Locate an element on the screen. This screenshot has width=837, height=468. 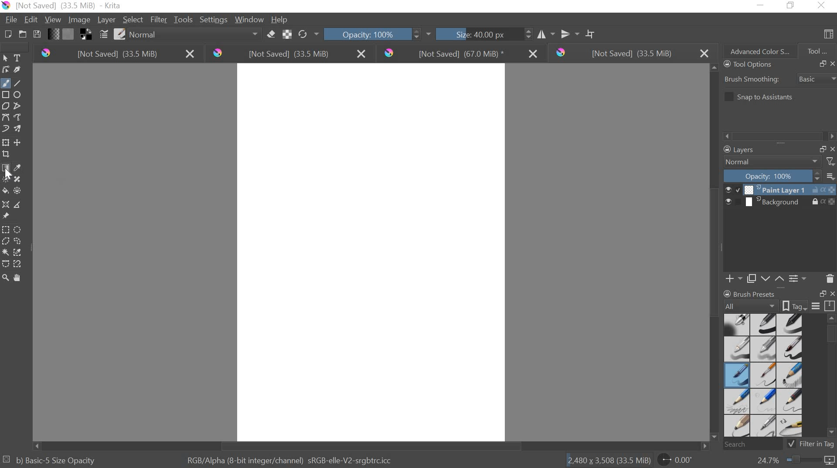
text is located at coordinates (19, 58).